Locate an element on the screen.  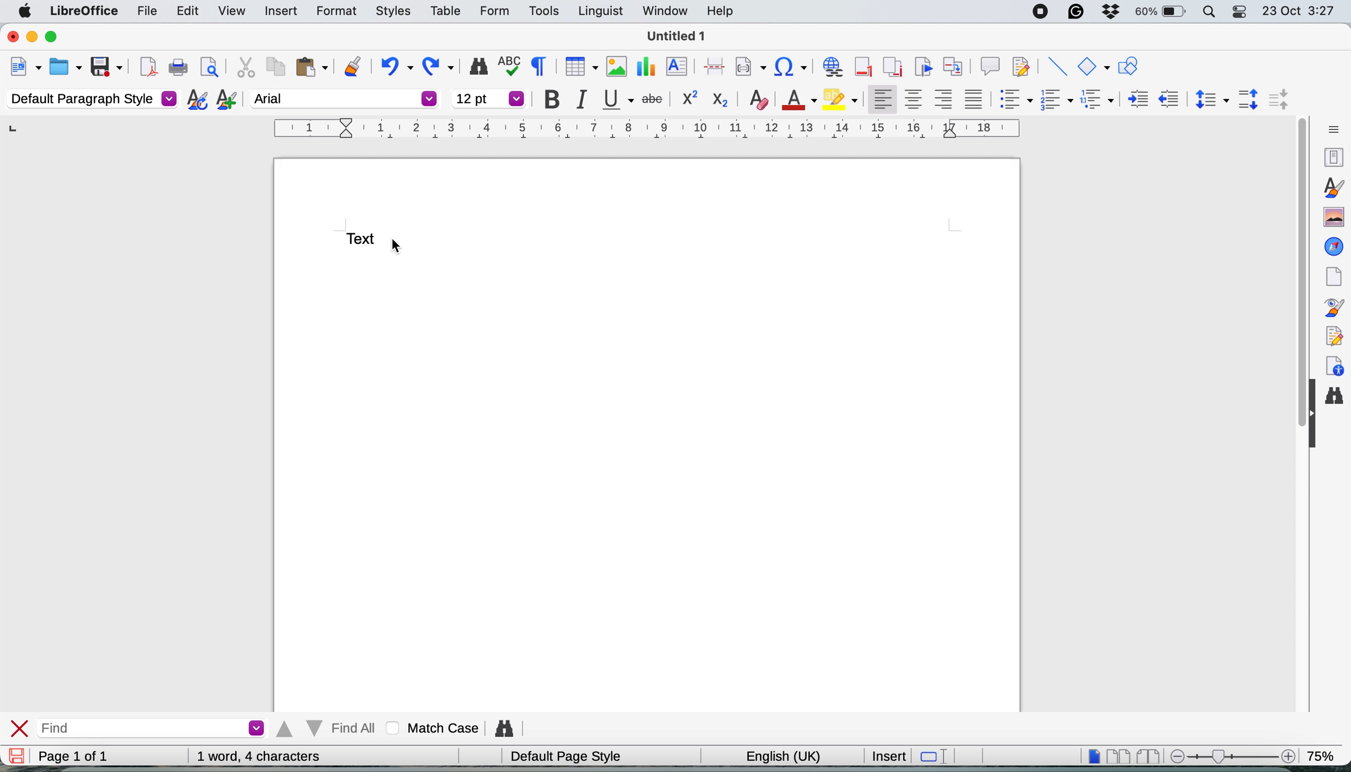
fill color is located at coordinates (843, 99).